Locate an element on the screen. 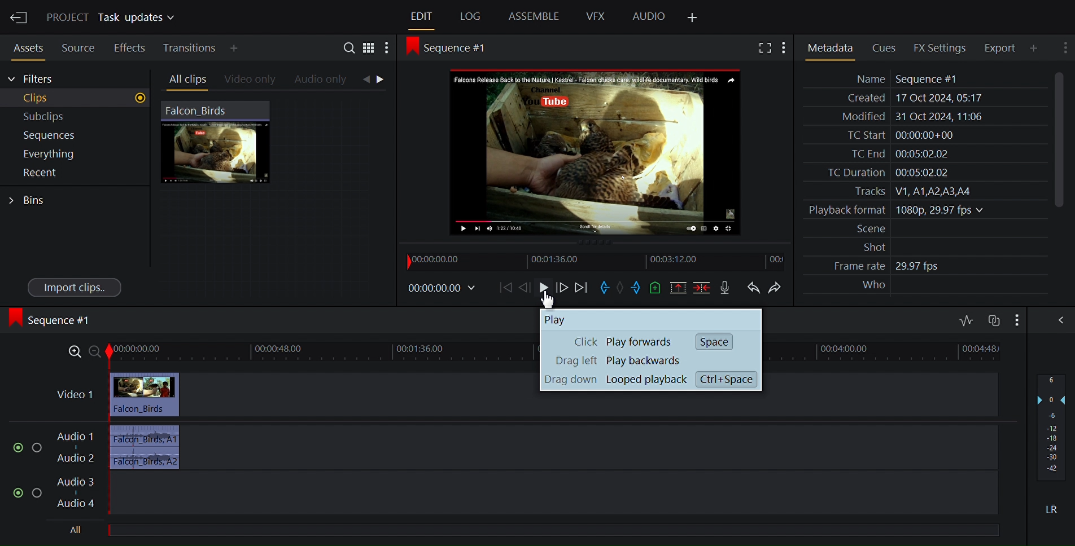 The image size is (1075, 546). Bins is located at coordinates (33, 199).